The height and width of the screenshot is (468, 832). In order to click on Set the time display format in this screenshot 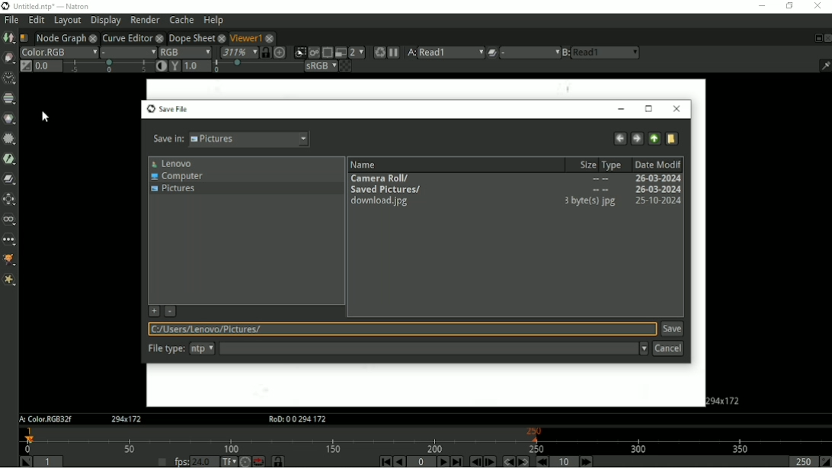, I will do `click(228, 462)`.